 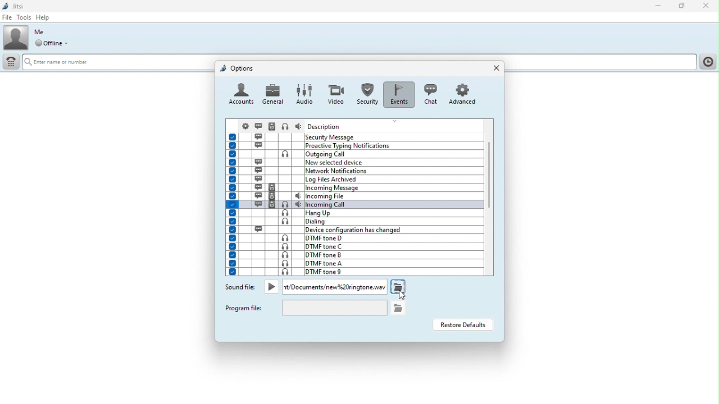 What do you see at coordinates (245, 307) in the screenshot?
I see `Program file` at bounding box center [245, 307].